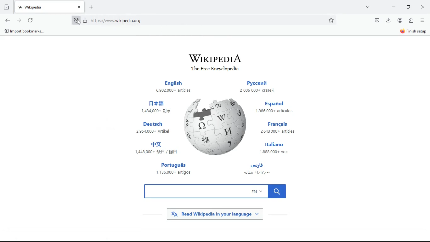  I want to click on italiano, so click(278, 148).